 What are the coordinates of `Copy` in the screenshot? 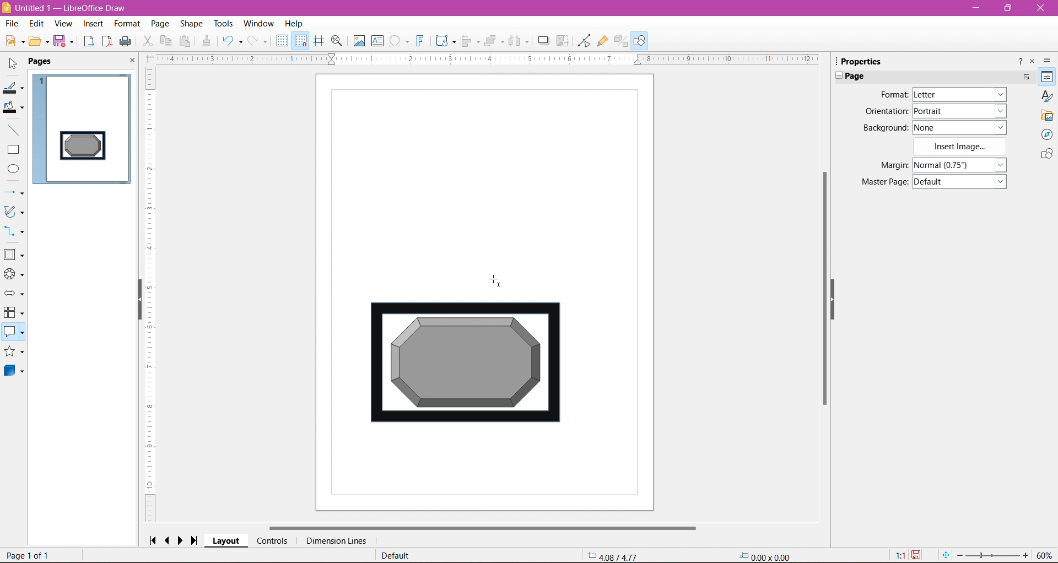 It's located at (166, 41).